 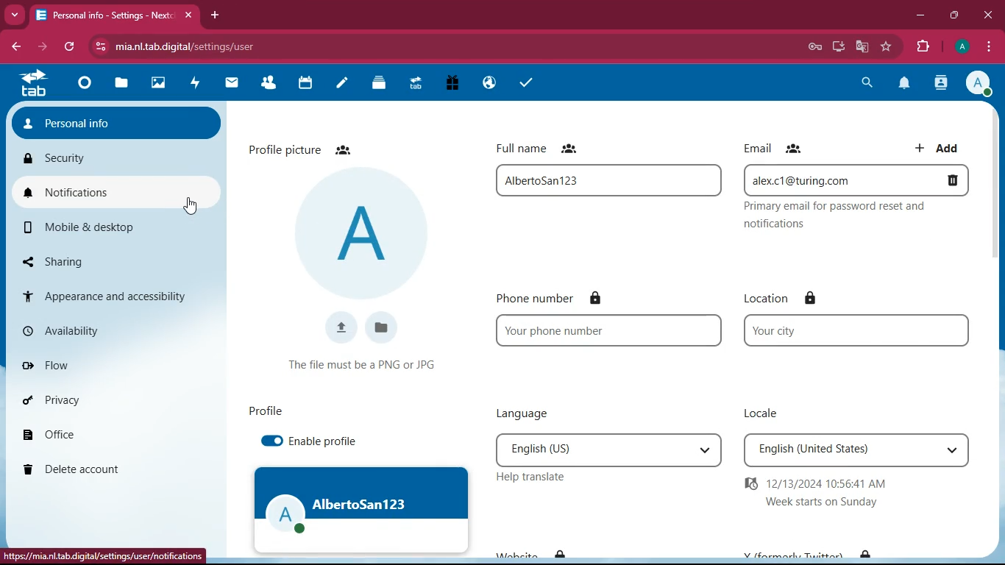 What do you see at coordinates (811, 48) in the screenshot?
I see `password` at bounding box center [811, 48].